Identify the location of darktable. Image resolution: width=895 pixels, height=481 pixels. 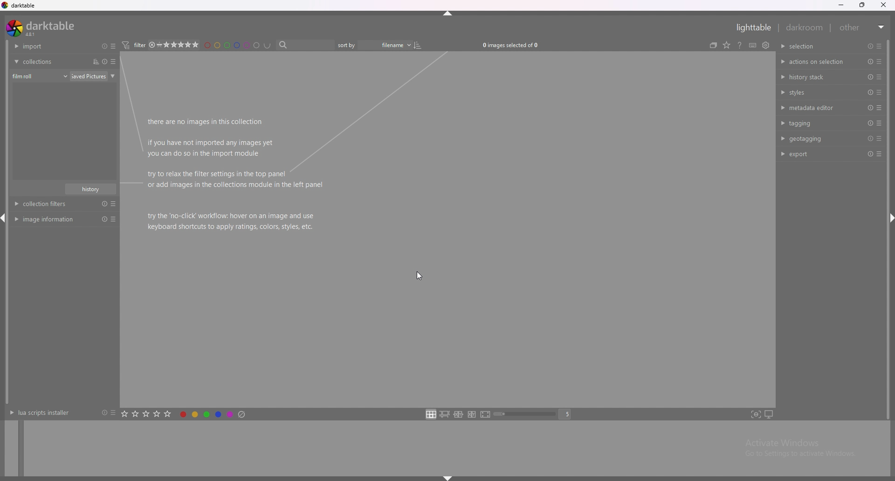
(20, 5).